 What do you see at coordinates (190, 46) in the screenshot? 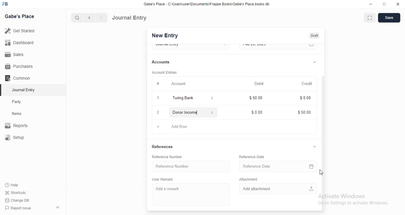
I see `Entry Type` at bounding box center [190, 46].